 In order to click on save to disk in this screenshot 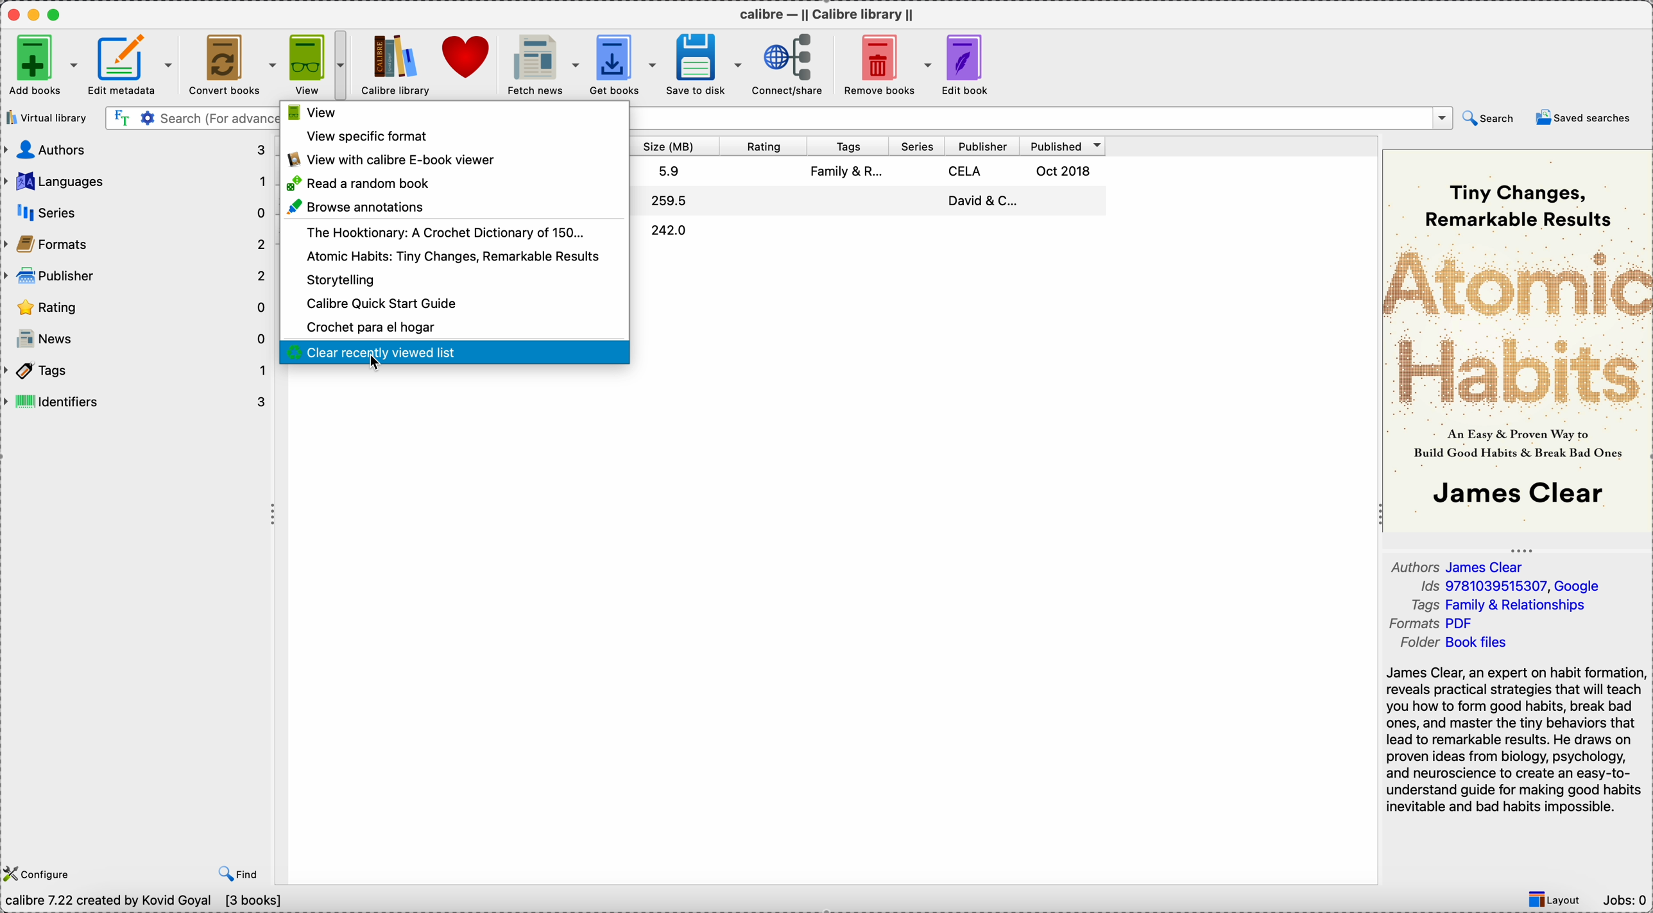, I will do `click(703, 65)`.